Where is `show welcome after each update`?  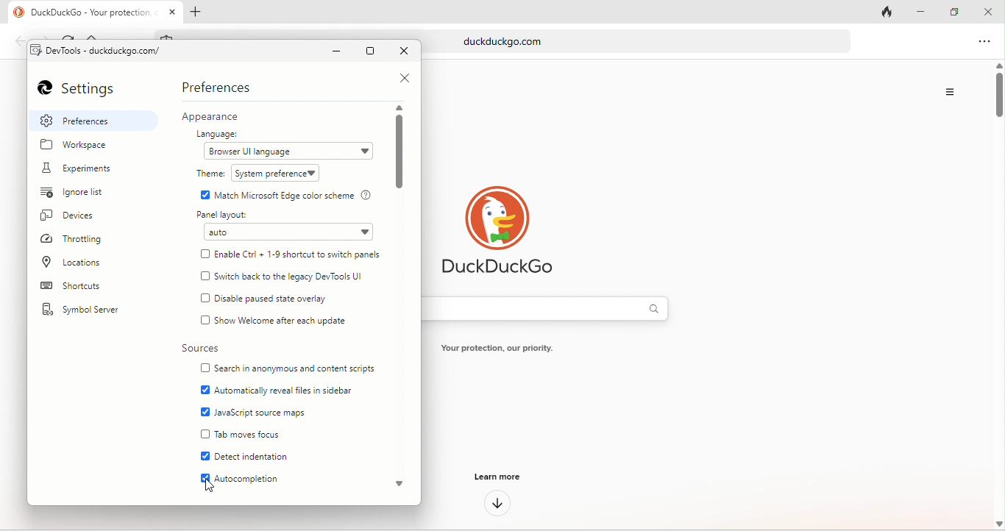 show welcome after each update is located at coordinates (287, 319).